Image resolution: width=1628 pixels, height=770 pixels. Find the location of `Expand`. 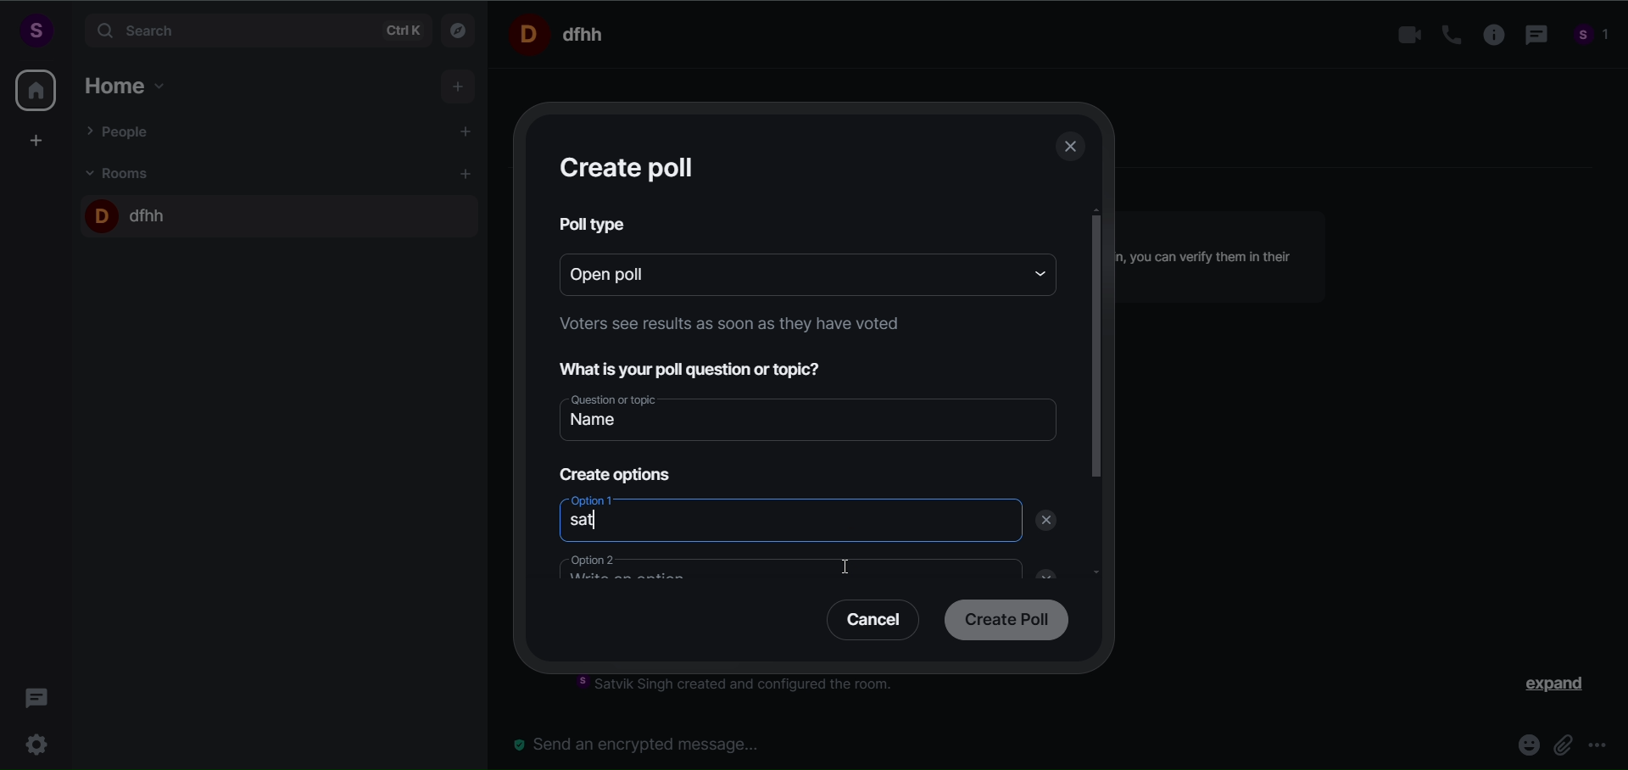

Expand is located at coordinates (1544, 688).